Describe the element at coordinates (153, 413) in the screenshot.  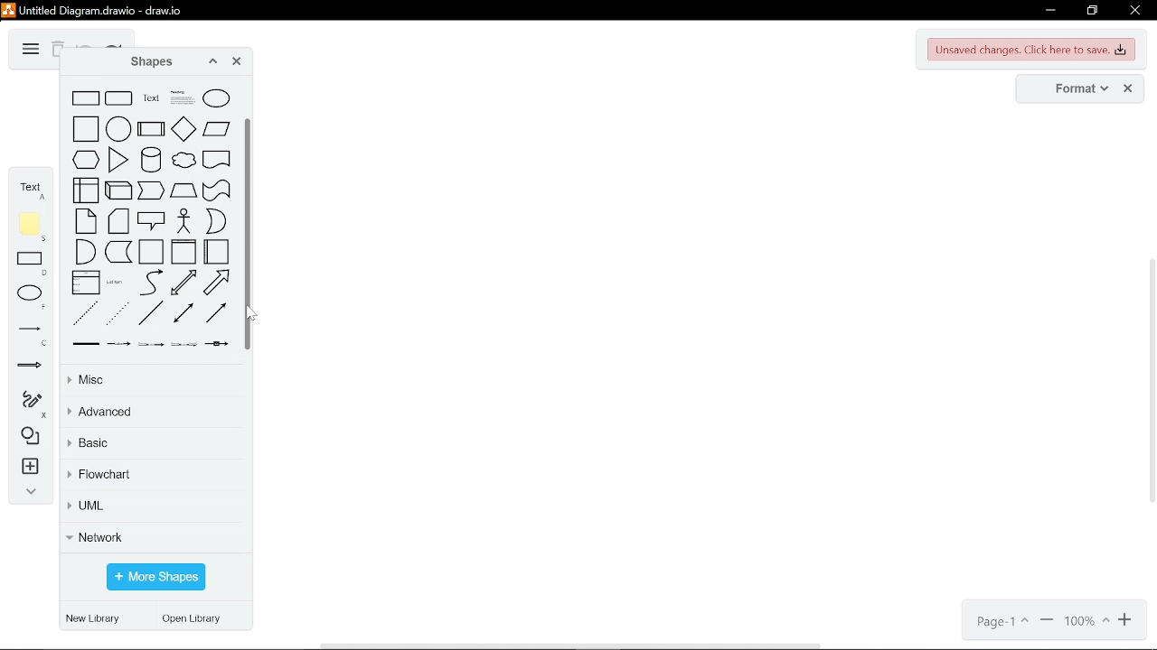
I see `Advanced` at that location.